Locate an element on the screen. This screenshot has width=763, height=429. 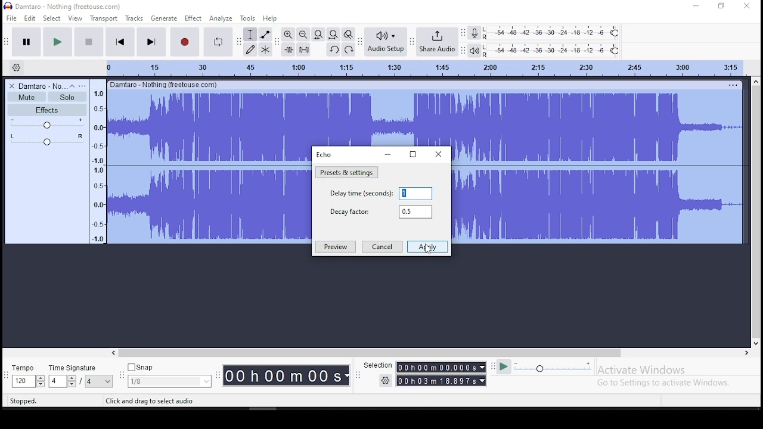
volume is located at coordinates (47, 123).